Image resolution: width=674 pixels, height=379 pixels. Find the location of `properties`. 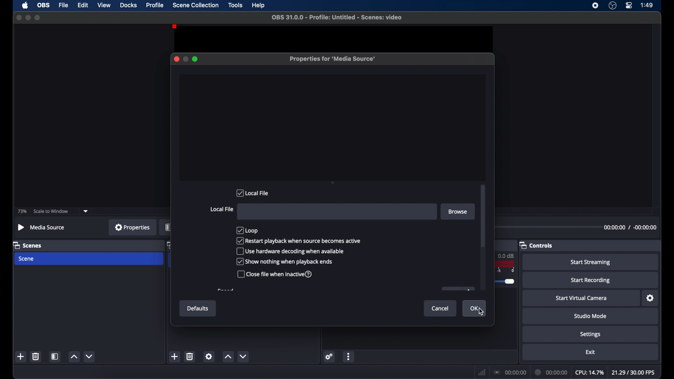

properties is located at coordinates (133, 227).